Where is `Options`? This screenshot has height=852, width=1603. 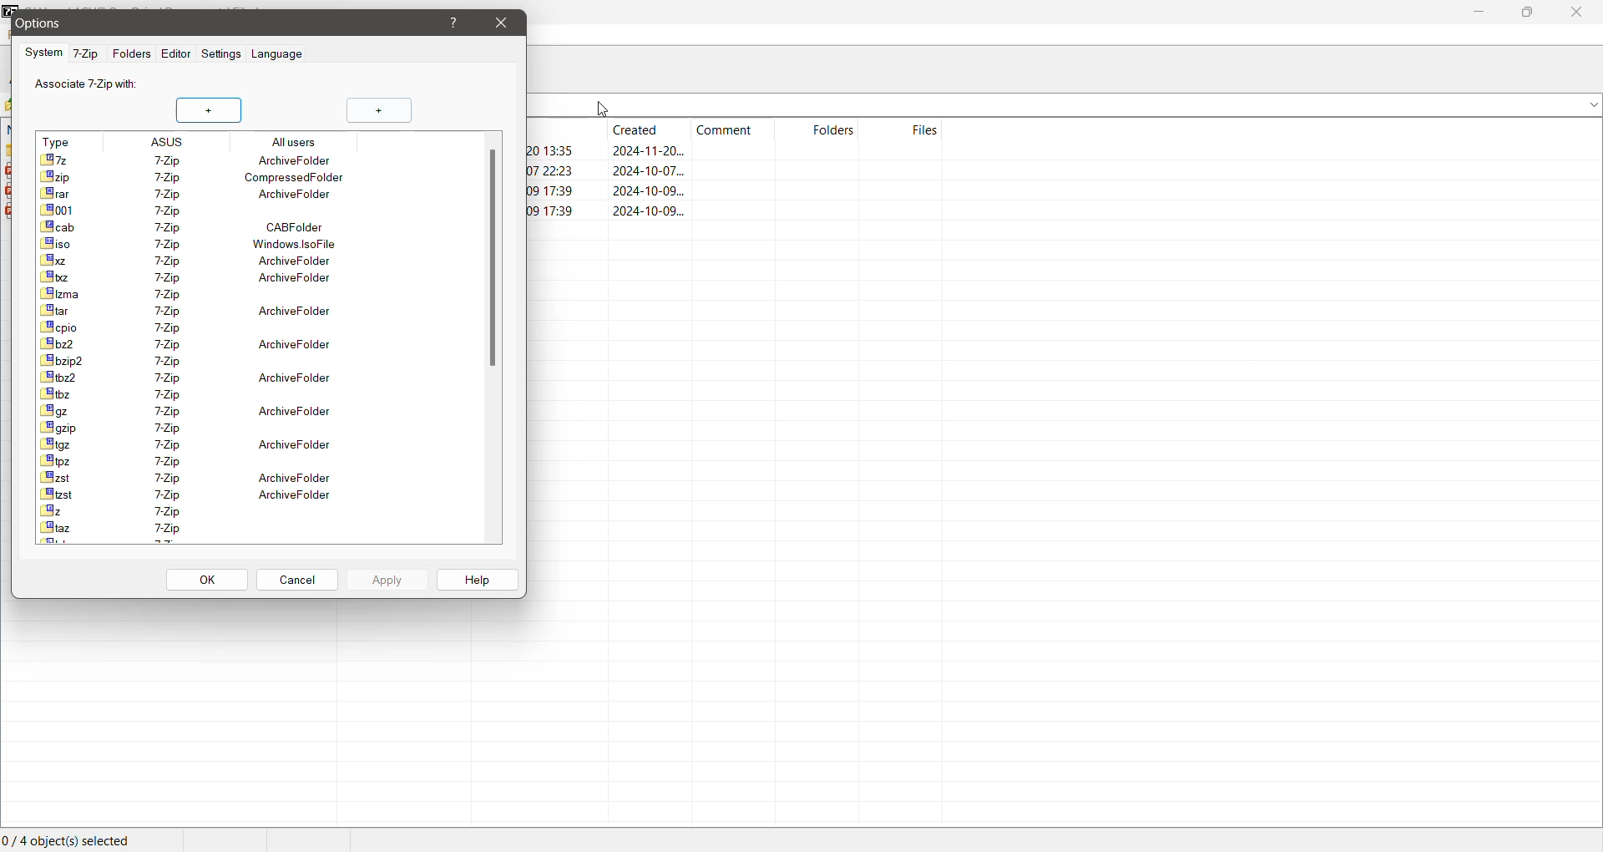 Options is located at coordinates (128, 23).